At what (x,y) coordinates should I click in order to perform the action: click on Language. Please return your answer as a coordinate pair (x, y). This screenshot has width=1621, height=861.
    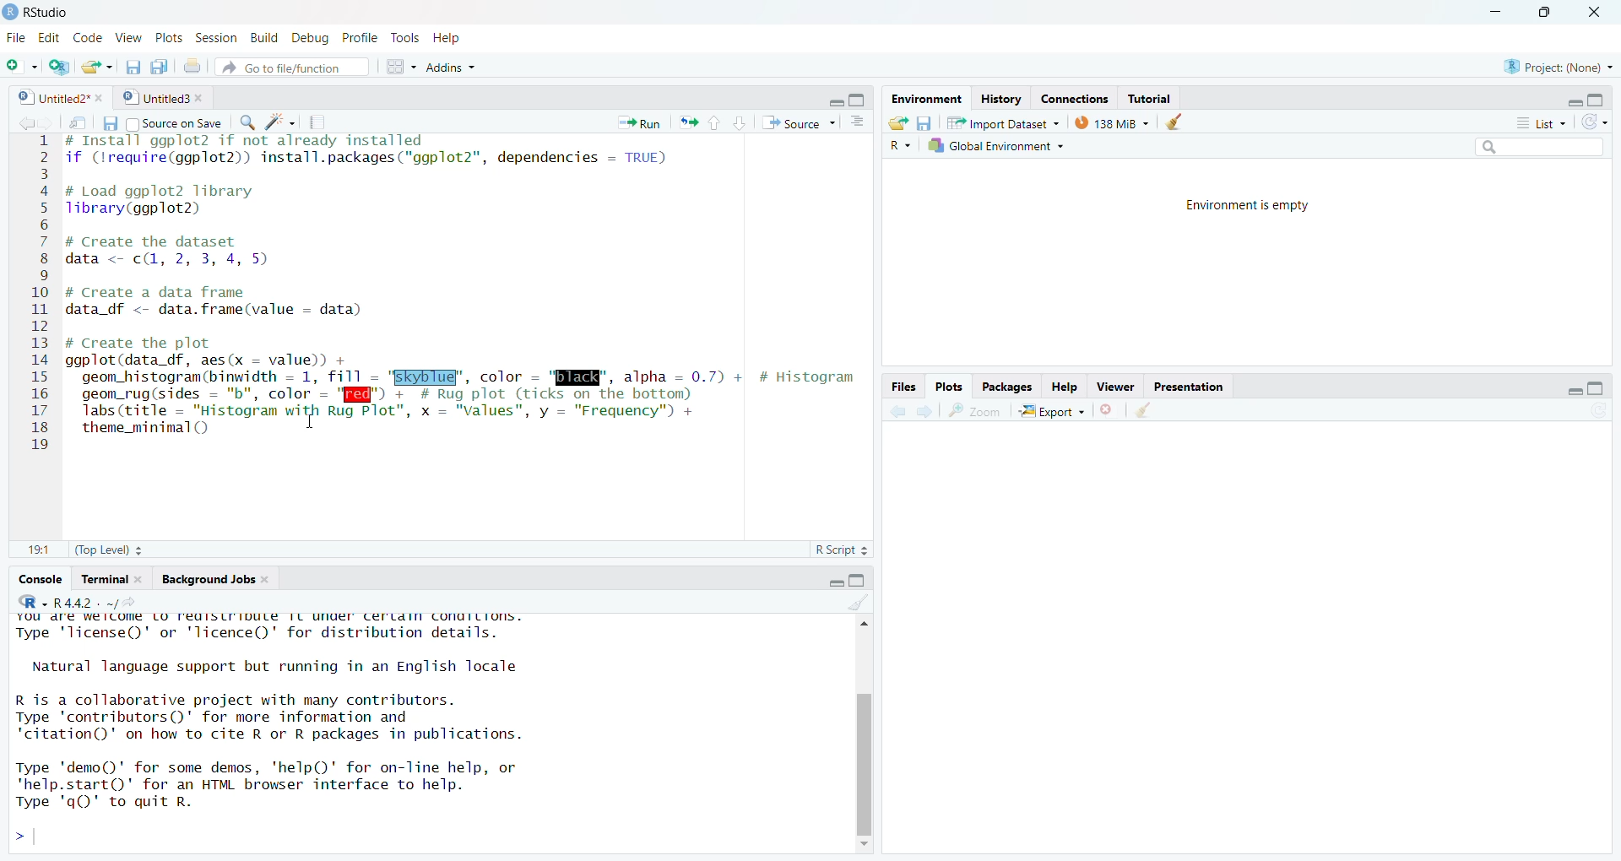
    Looking at the image, I should click on (890, 148).